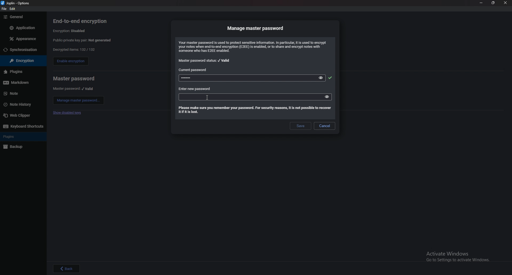  I want to click on master password, so click(74, 89).